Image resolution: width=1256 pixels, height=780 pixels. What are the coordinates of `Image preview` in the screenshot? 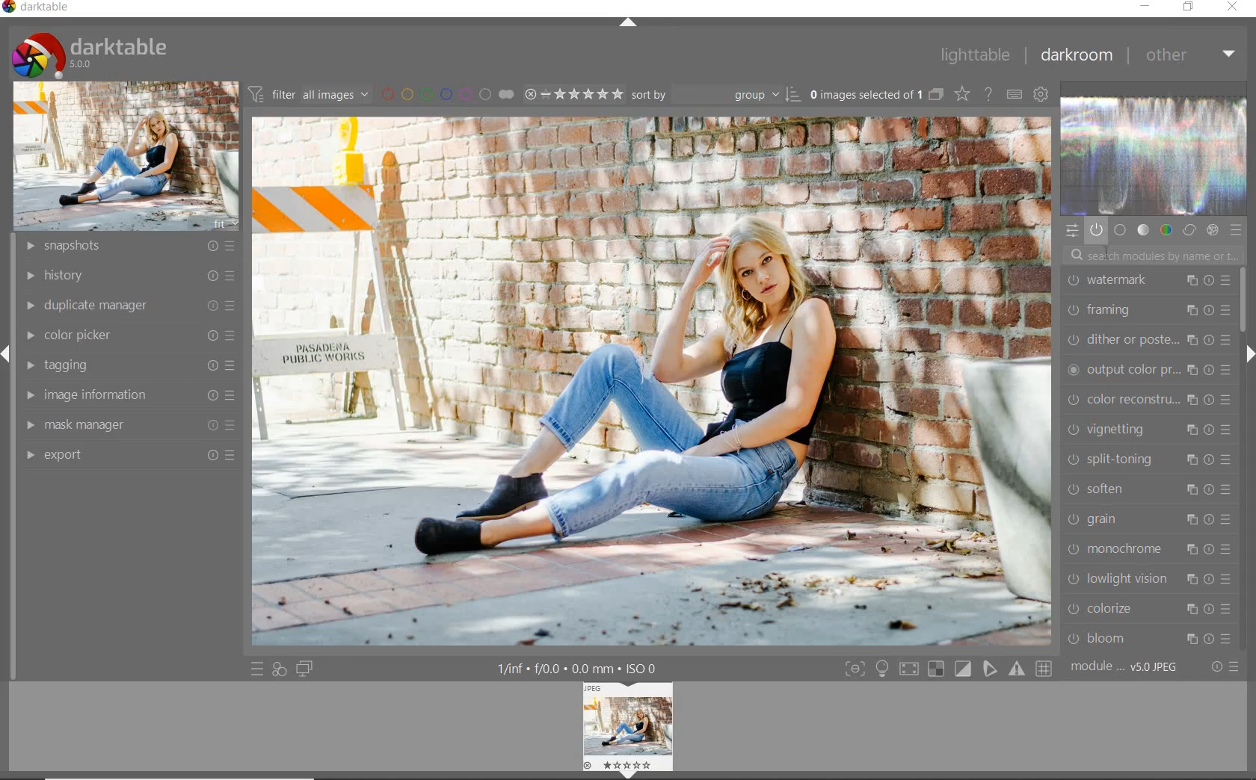 It's located at (626, 731).